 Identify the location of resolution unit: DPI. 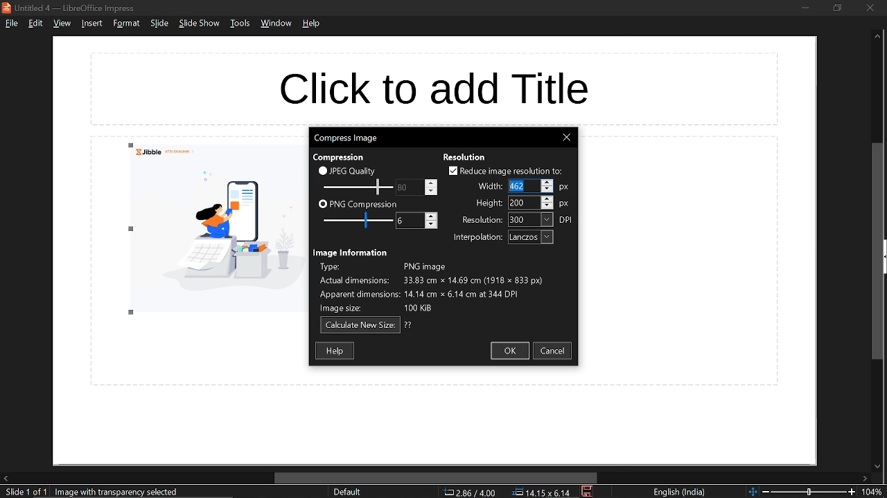
(567, 220).